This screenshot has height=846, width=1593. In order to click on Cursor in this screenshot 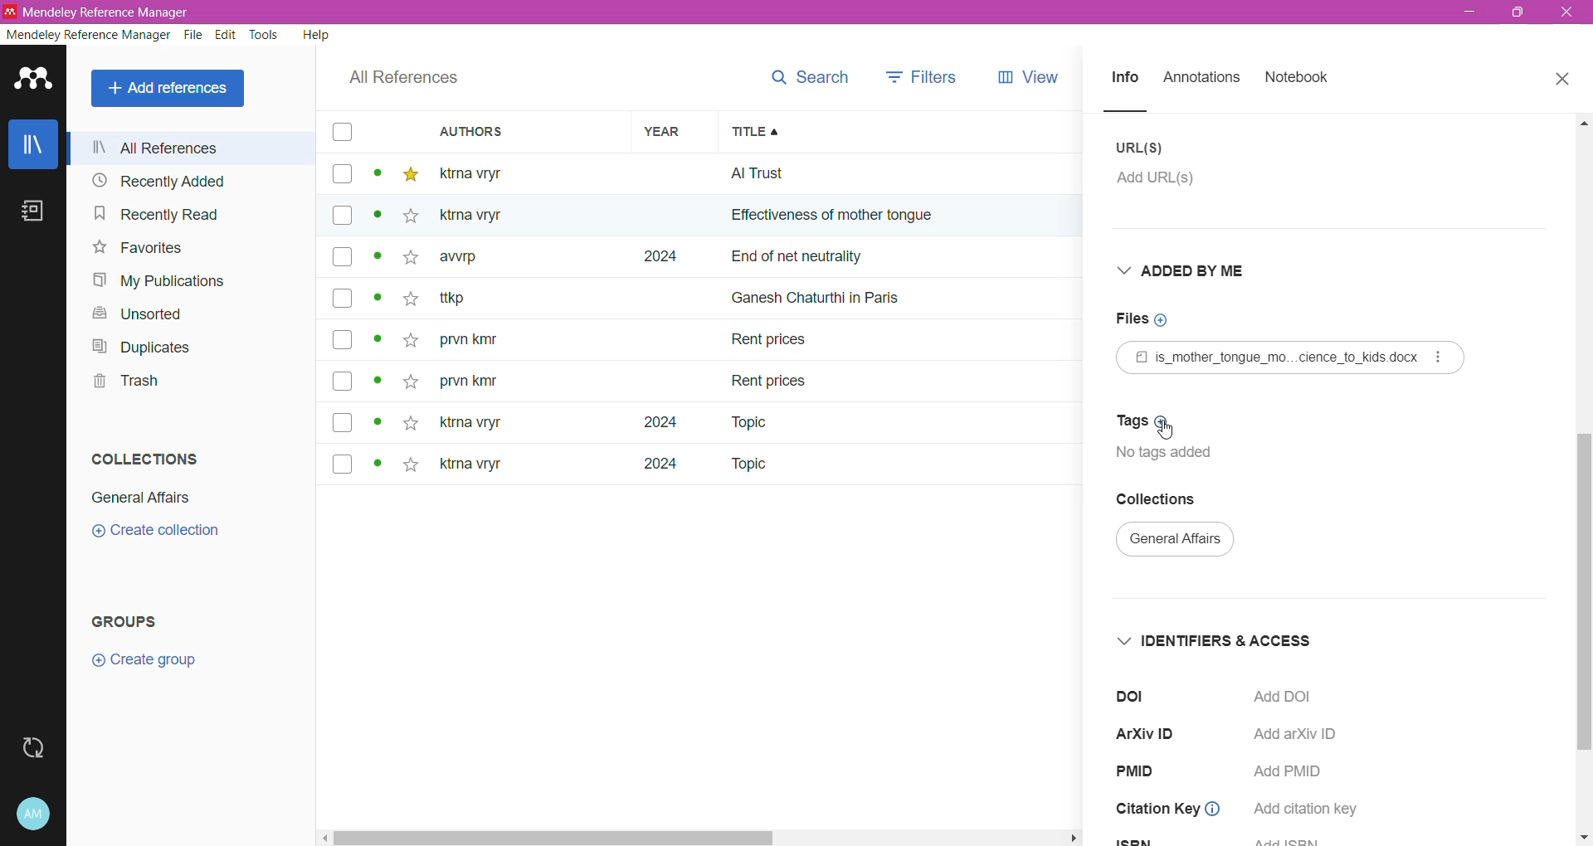, I will do `click(1164, 429)`.